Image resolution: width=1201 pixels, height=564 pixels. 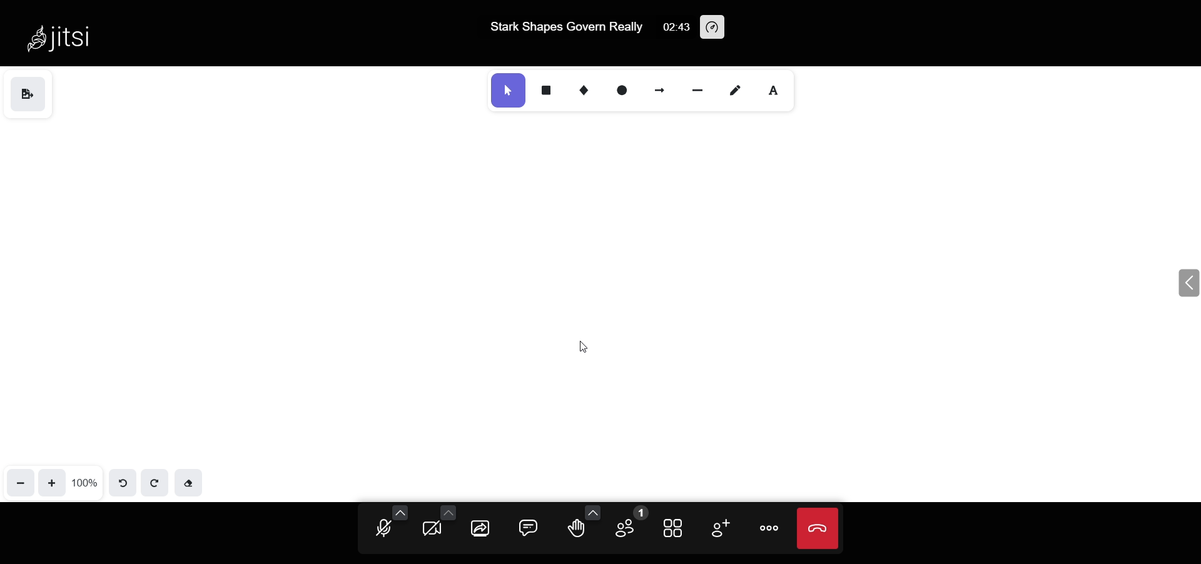 I want to click on camera, so click(x=433, y=529).